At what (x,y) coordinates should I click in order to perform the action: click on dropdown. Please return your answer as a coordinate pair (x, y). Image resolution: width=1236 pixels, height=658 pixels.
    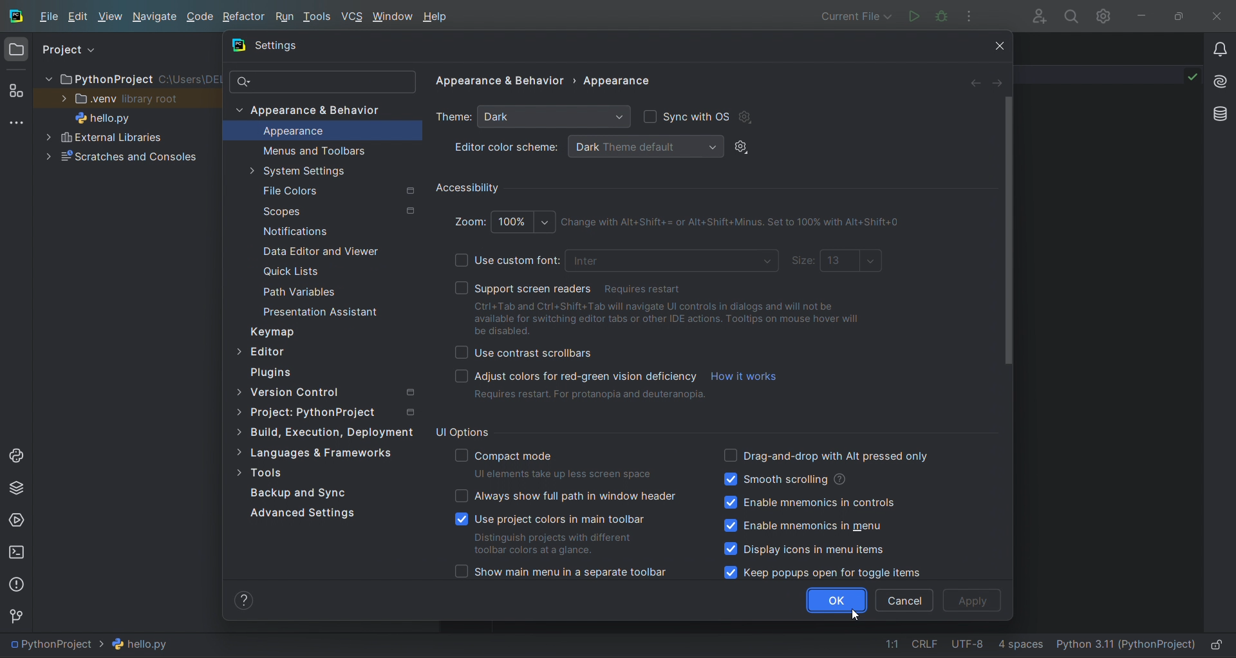
    Looking at the image, I should click on (854, 260).